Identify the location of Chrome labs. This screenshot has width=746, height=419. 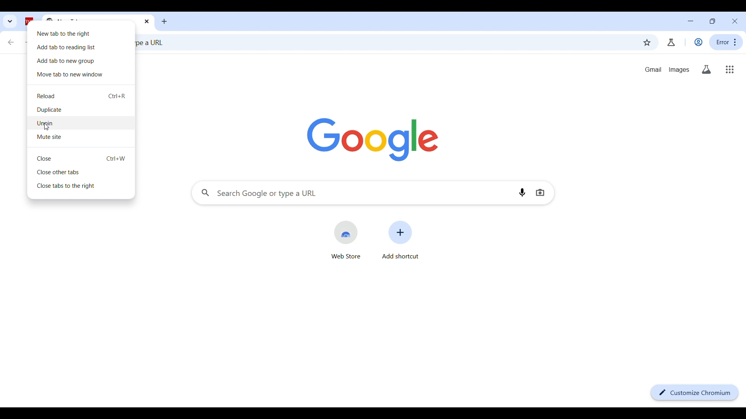
(671, 42).